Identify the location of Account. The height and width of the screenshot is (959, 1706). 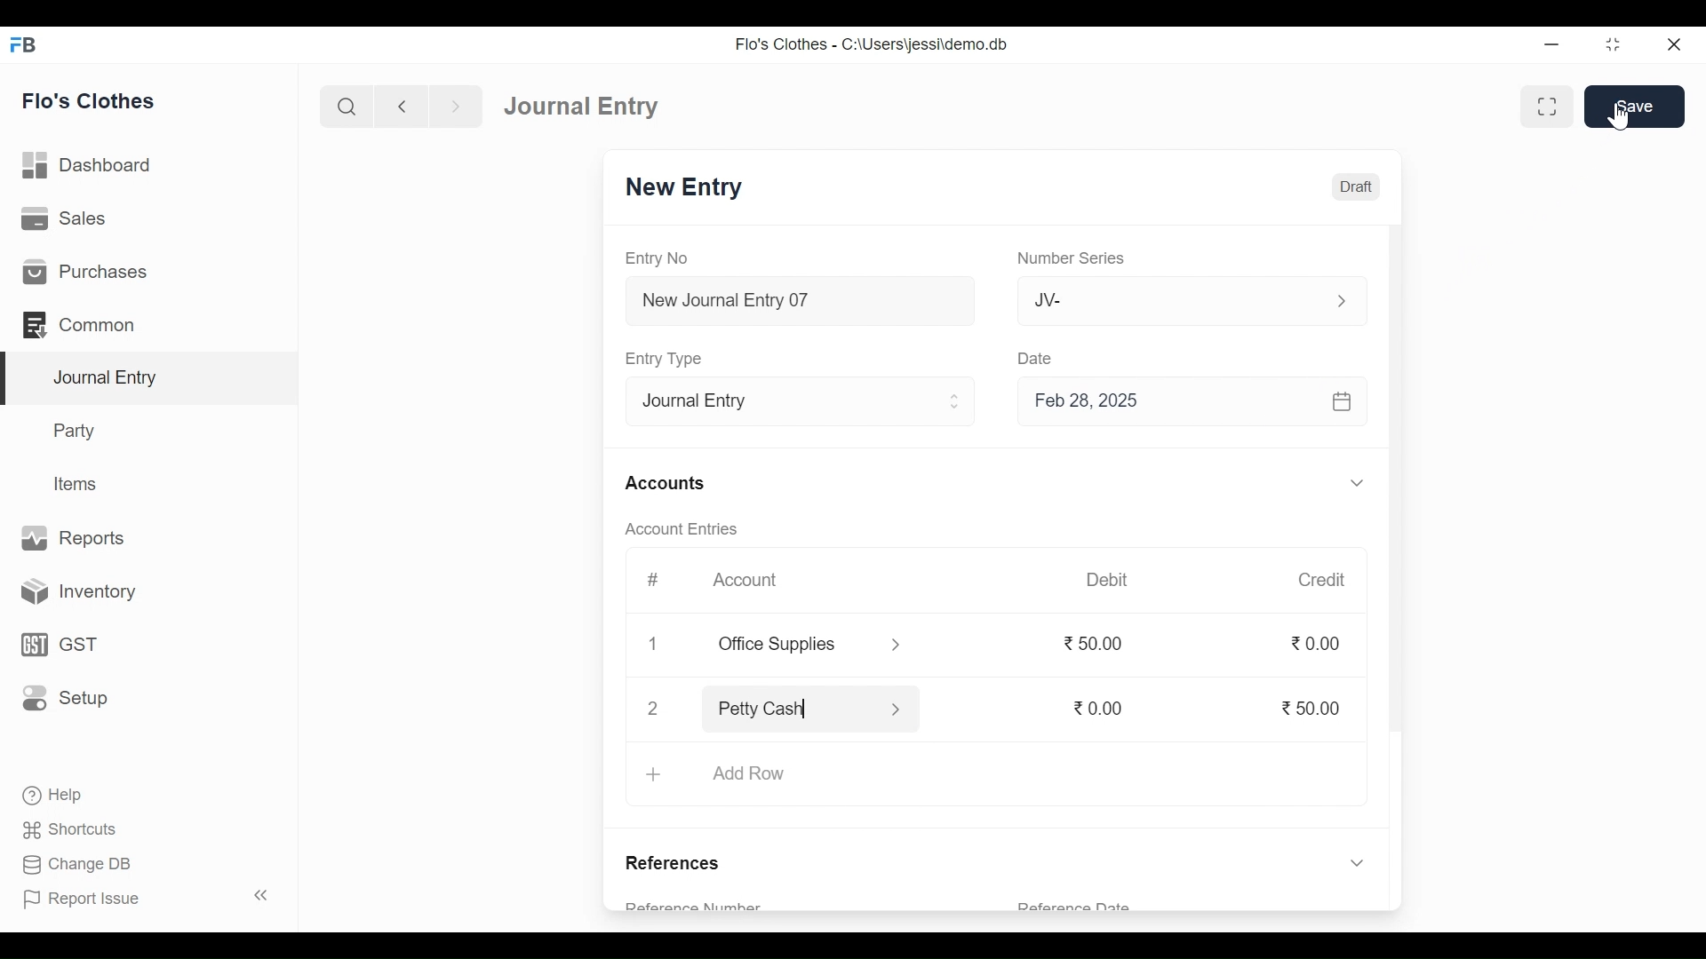
(745, 577).